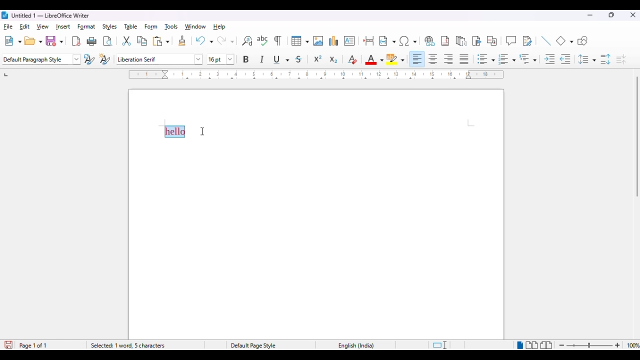 This screenshot has width=640, height=360. Describe the element at coordinates (225, 40) in the screenshot. I see `redo` at that location.